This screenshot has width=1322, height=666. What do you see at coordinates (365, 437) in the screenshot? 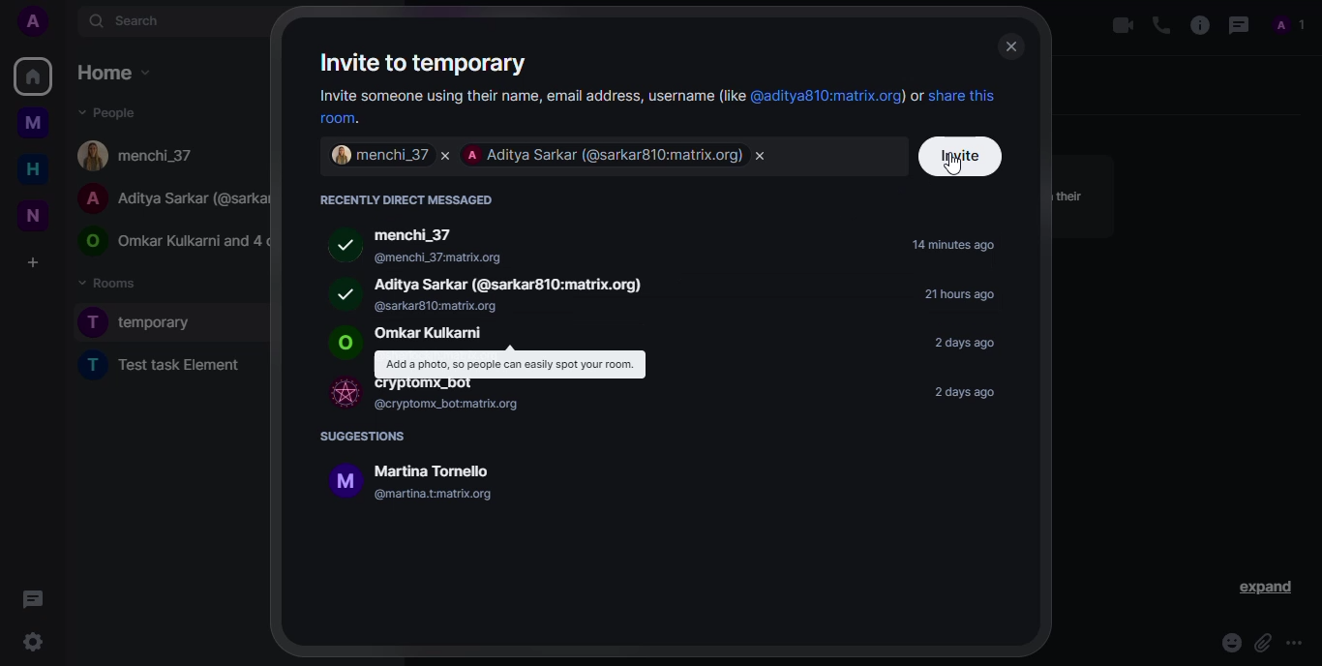
I see `suggestions` at bounding box center [365, 437].